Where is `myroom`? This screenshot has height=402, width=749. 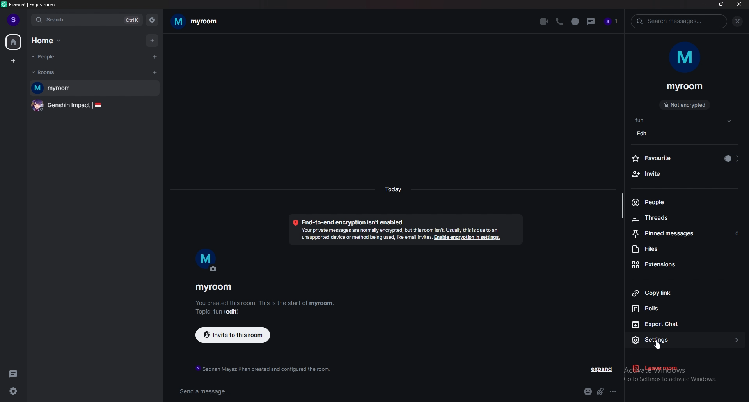 myroom is located at coordinates (215, 288).